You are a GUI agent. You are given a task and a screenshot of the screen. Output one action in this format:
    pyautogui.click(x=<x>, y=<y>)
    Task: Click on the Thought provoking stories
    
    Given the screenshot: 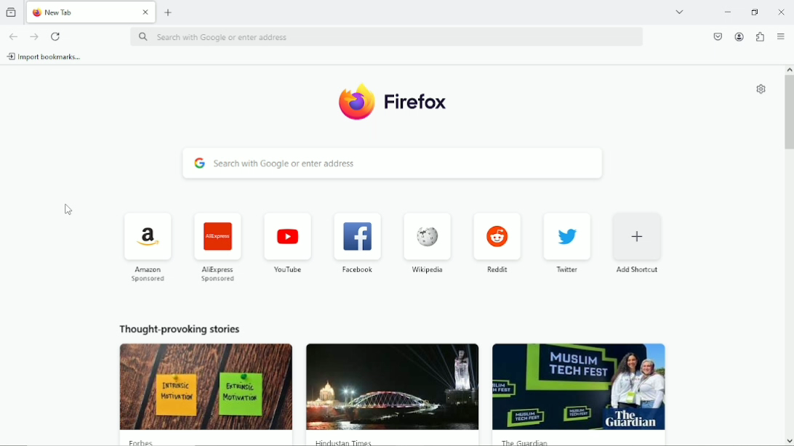 What is the action you would take?
    pyautogui.click(x=181, y=326)
    